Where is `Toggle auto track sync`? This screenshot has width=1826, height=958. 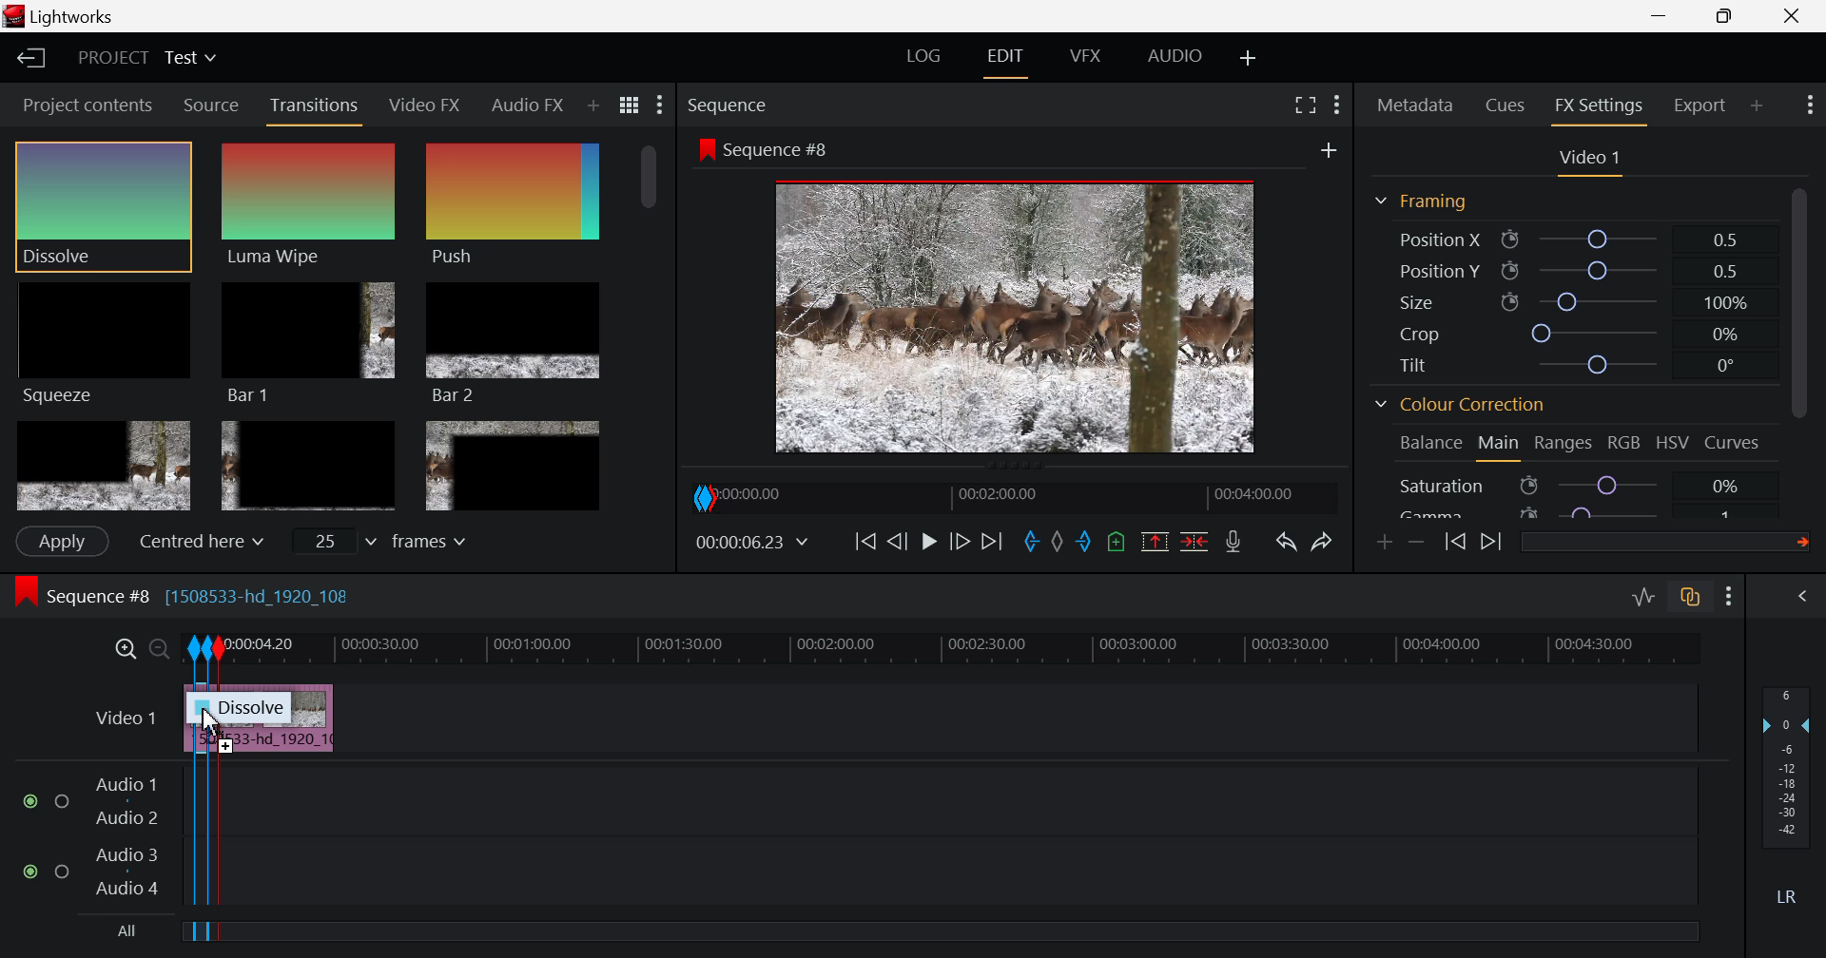 Toggle auto track sync is located at coordinates (1691, 597).